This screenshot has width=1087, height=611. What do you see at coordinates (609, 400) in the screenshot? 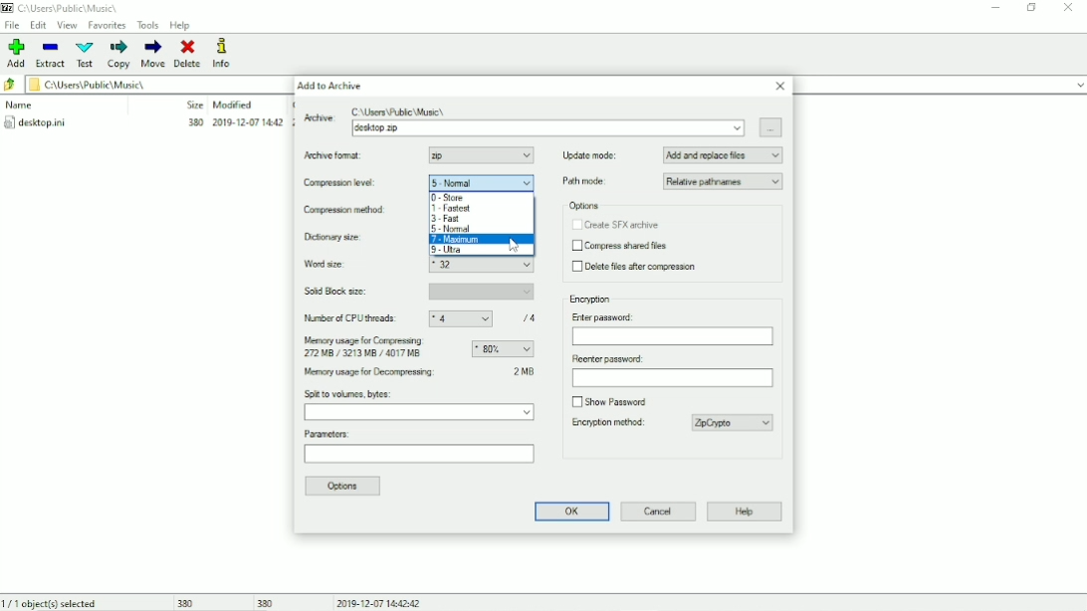
I see `Show password` at bounding box center [609, 400].